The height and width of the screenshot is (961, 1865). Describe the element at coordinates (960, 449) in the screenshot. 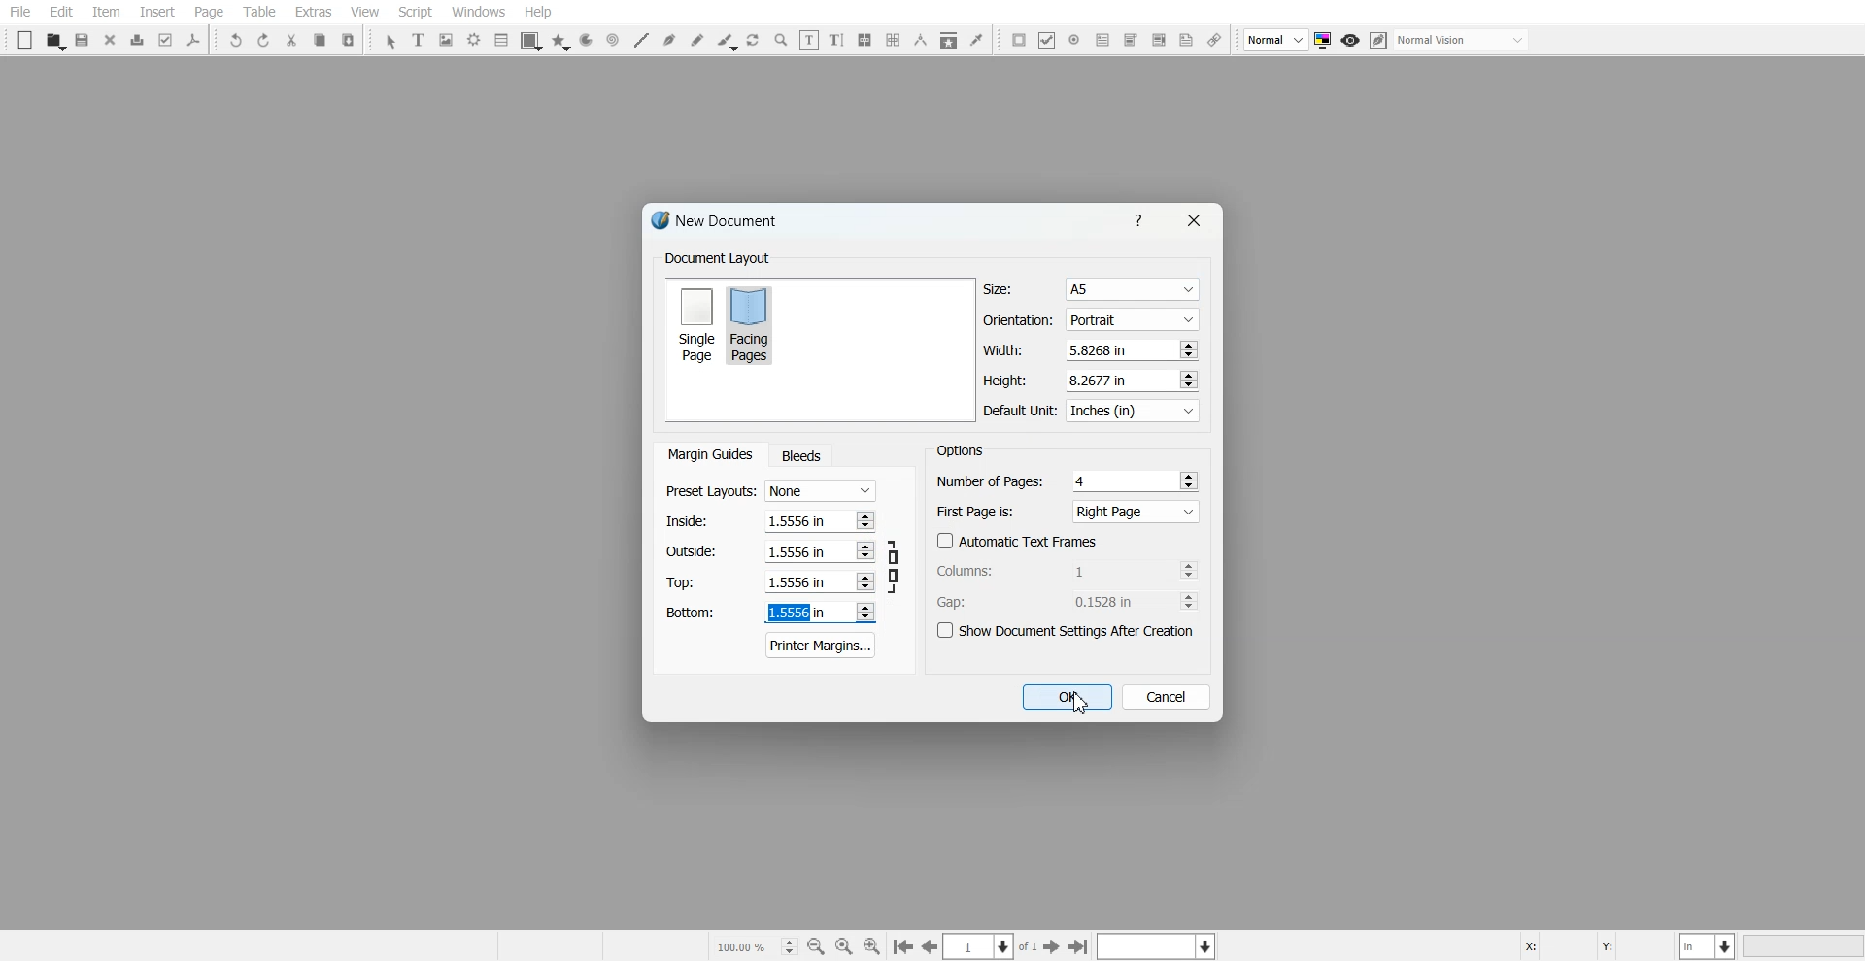

I see `Text` at that location.